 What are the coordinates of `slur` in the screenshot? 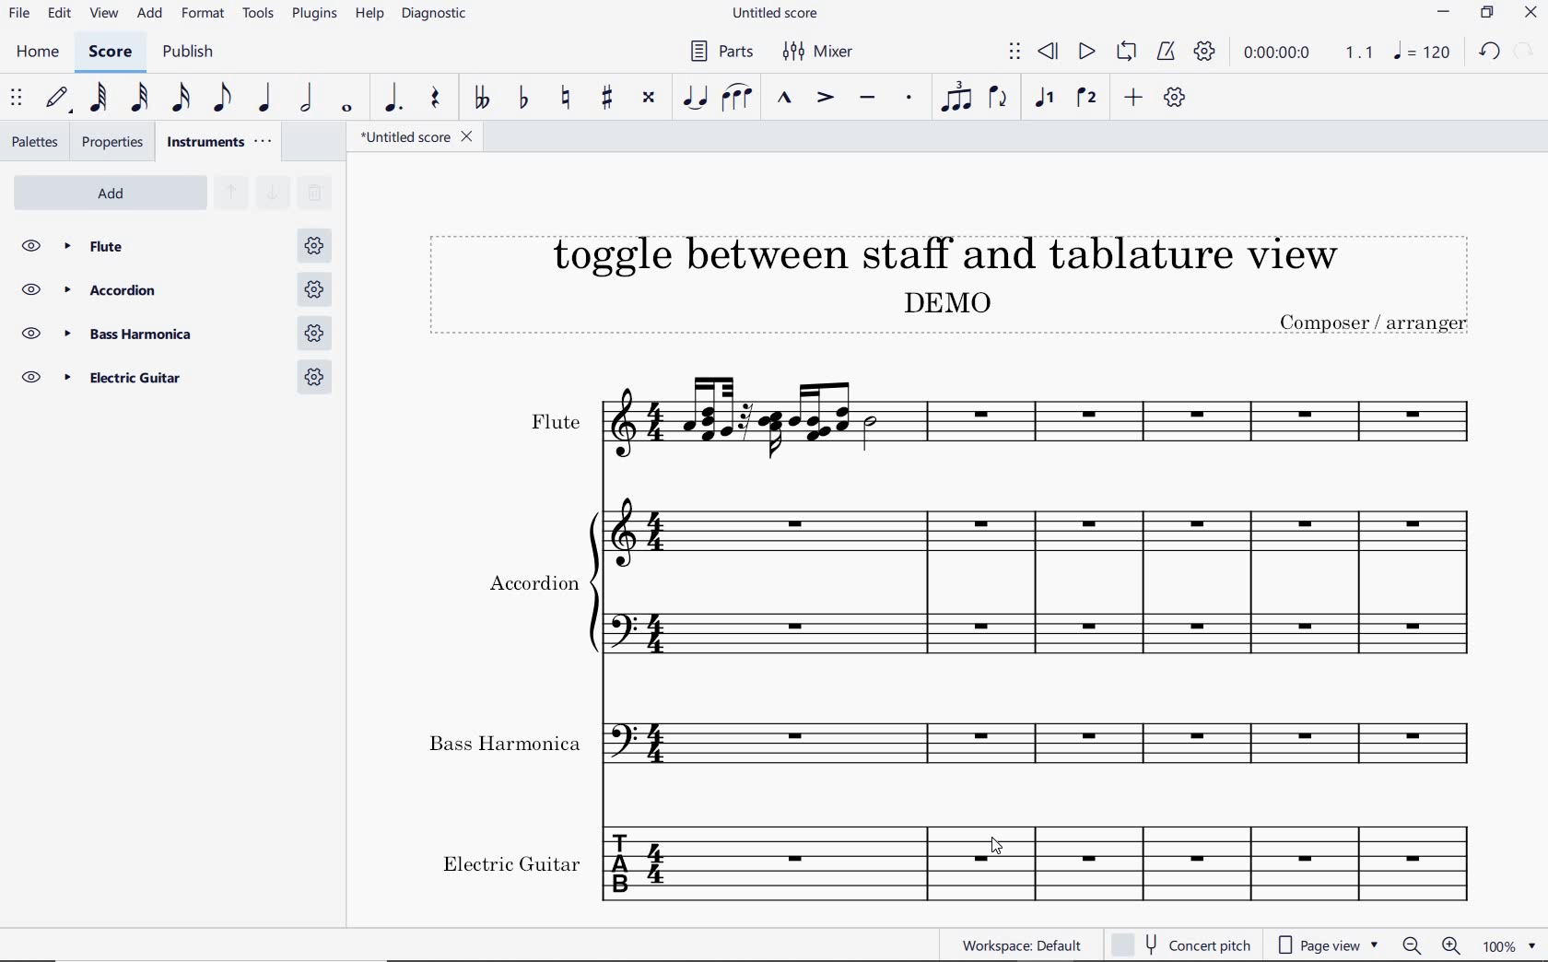 It's located at (738, 98).